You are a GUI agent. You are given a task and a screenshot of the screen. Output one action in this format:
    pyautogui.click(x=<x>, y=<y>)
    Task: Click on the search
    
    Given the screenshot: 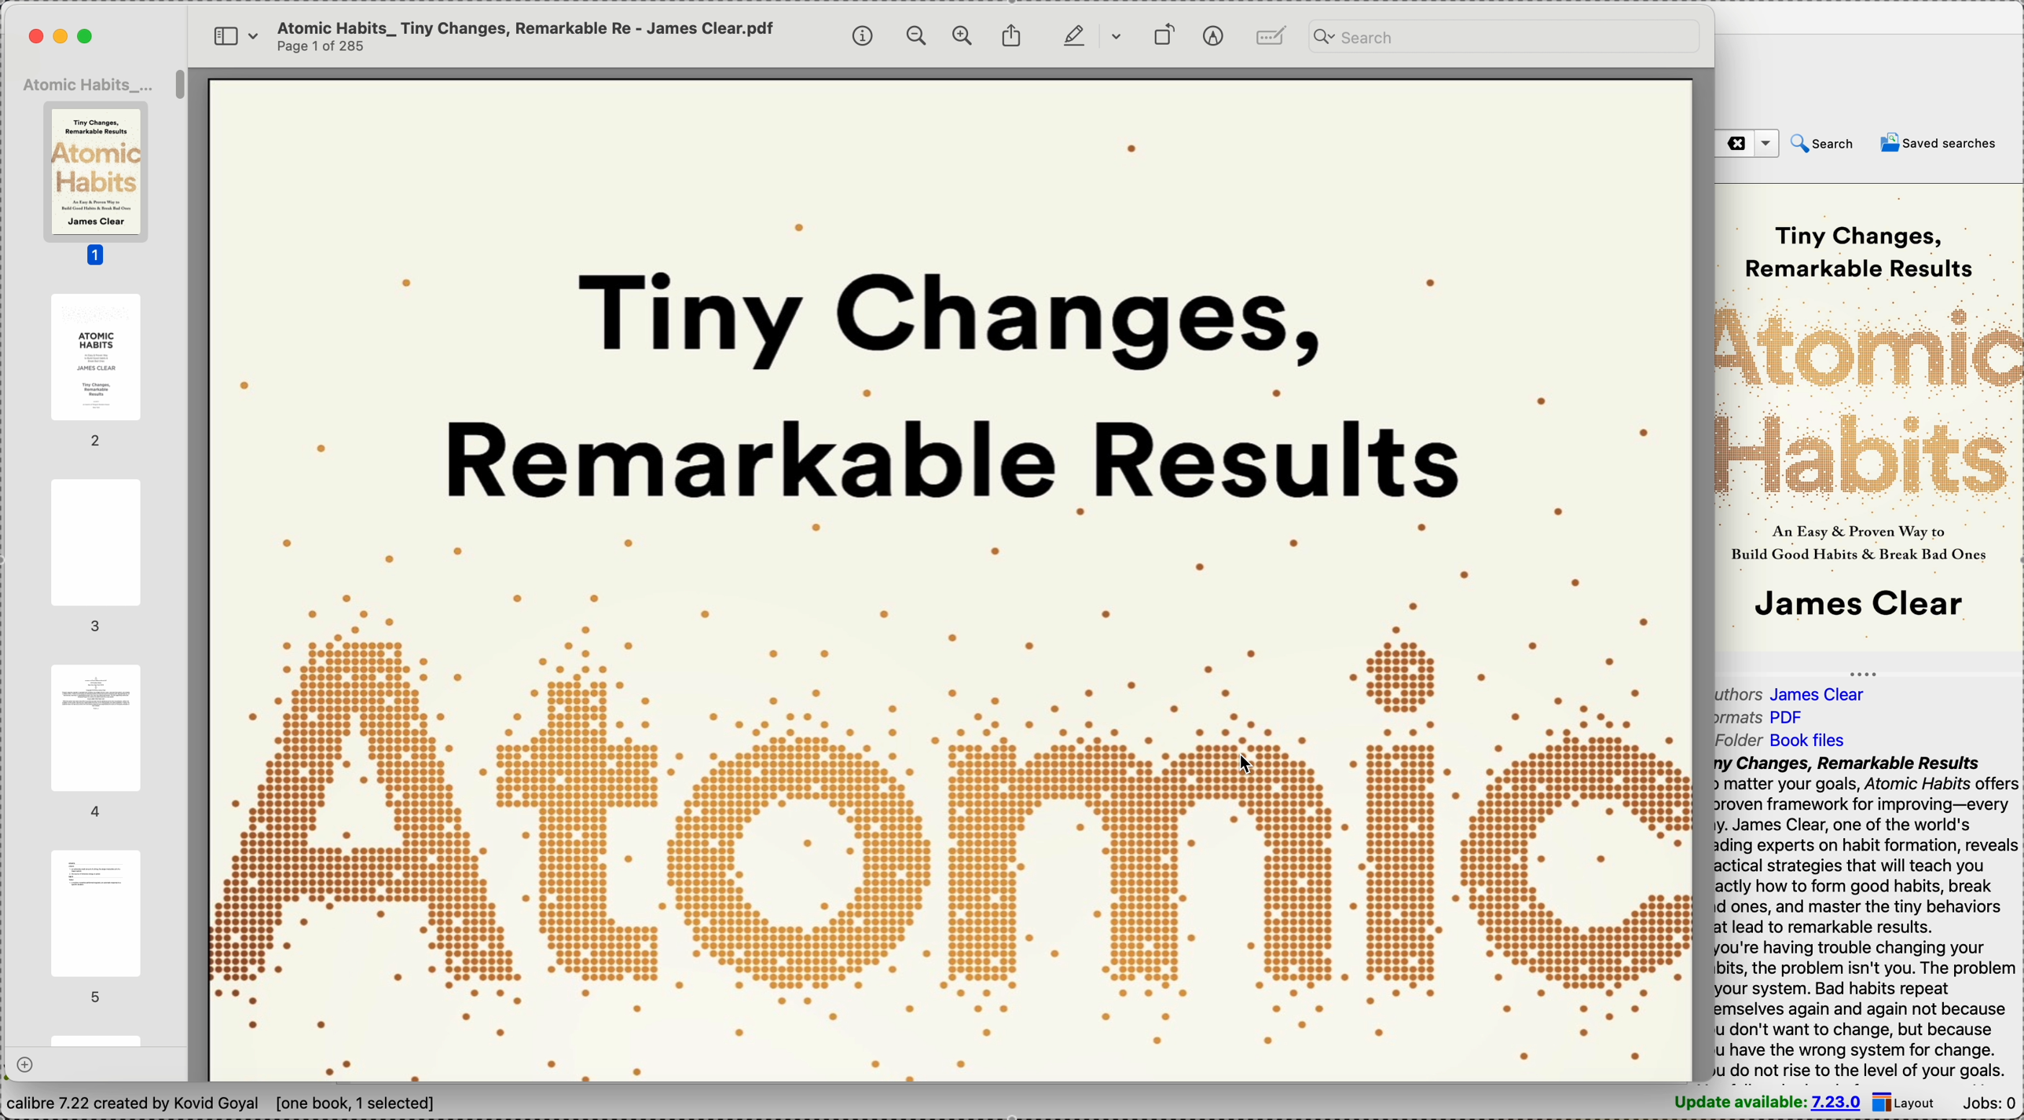 What is the action you would take?
    pyautogui.click(x=1822, y=143)
    